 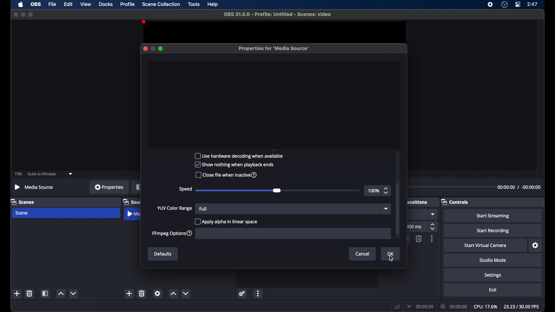 What do you see at coordinates (399, 208) in the screenshot?
I see `scroll box` at bounding box center [399, 208].